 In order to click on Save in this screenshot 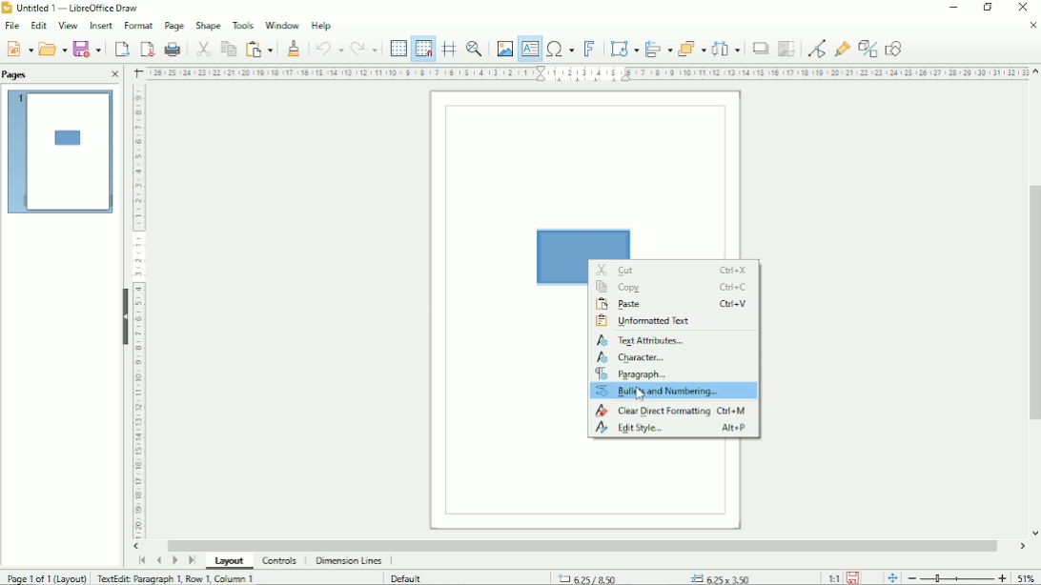, I will do `click(19, 49)`.